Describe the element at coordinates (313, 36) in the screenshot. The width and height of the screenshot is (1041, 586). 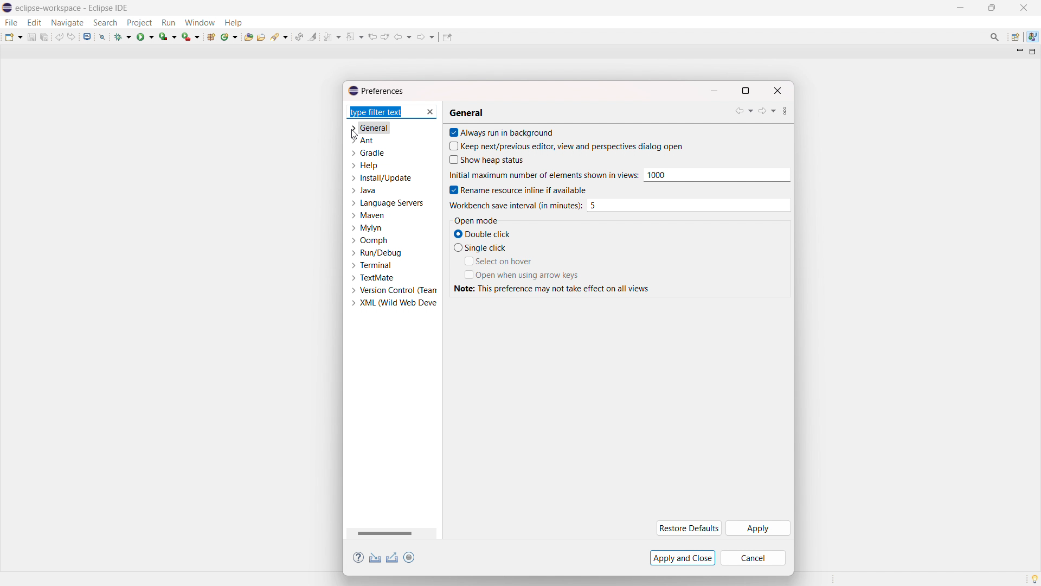
I see `toggle ant mark occurances` at that location.